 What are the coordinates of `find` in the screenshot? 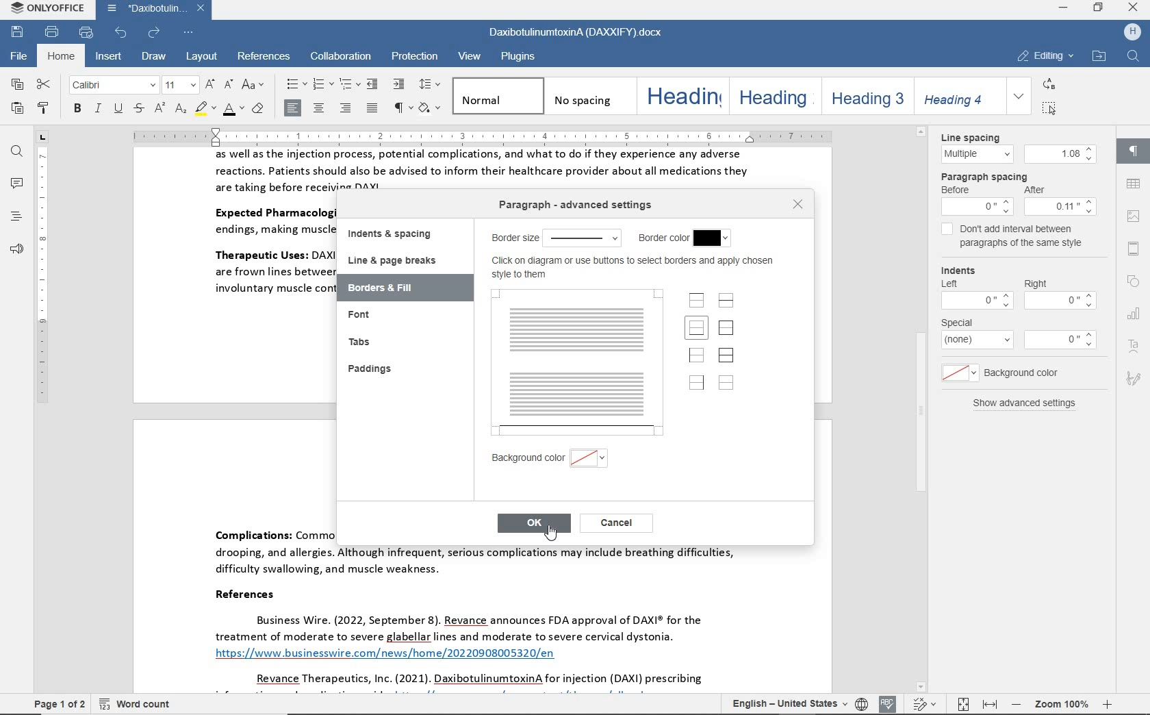 It's located at (17, 153).